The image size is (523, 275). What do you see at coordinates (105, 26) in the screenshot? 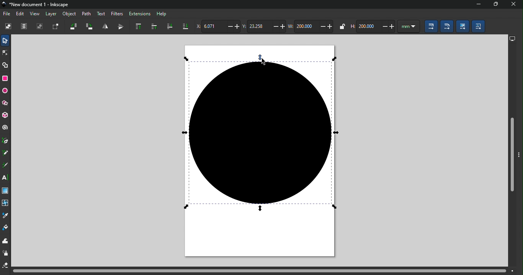
I see `Object flip horizontal` at bounding box center [105, 26].